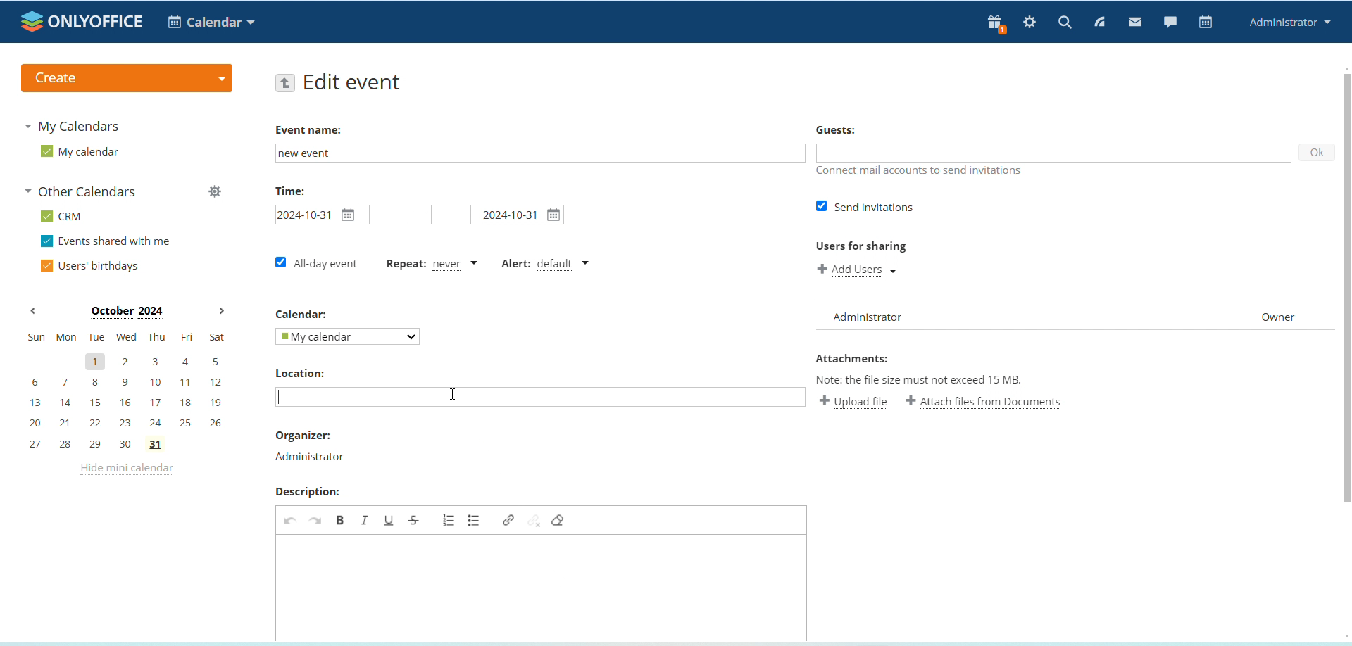  Describe the element at coordinates (83, 21) in the screenshot. I see `logo` at that location.